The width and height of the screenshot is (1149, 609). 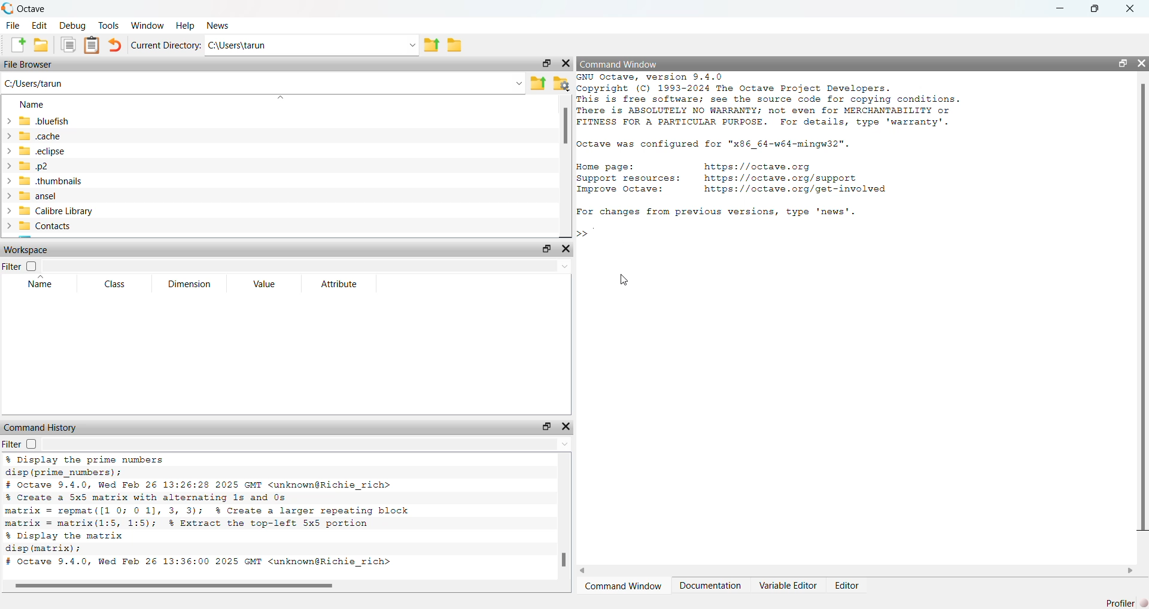 What do you see at coordinates (55, 196) in the screenshot?
I see `ansel` at bounding box center [55, 196].